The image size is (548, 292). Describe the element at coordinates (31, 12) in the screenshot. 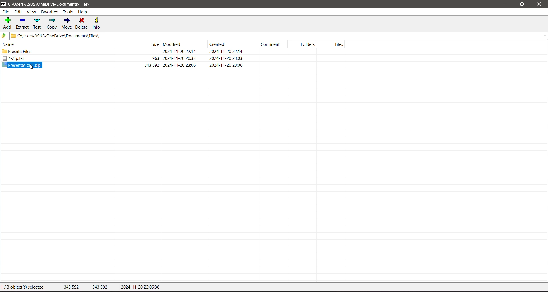

I see `View` at that location.